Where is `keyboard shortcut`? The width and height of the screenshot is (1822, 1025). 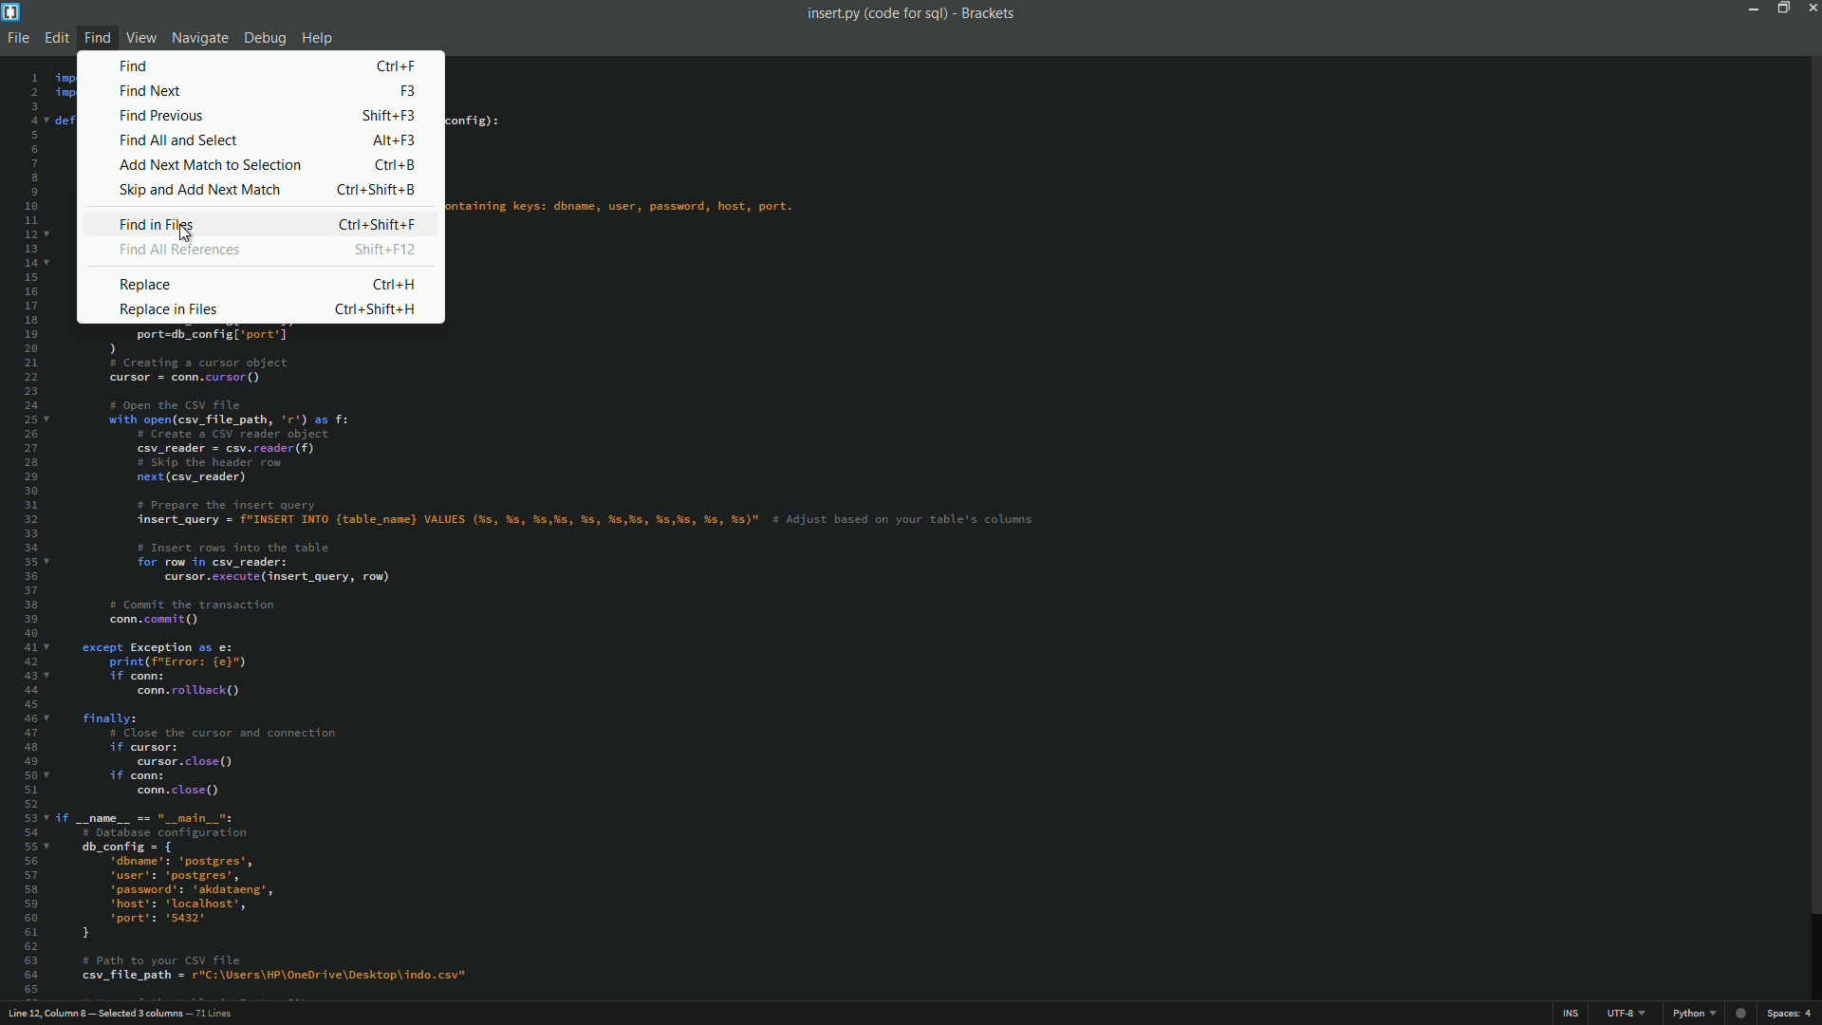 keyboard shortcut is located at coordinates (395, 141).